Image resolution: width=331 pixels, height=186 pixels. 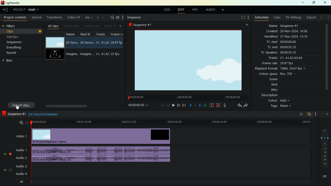 I want to click on more, so click(x=316, y=114).